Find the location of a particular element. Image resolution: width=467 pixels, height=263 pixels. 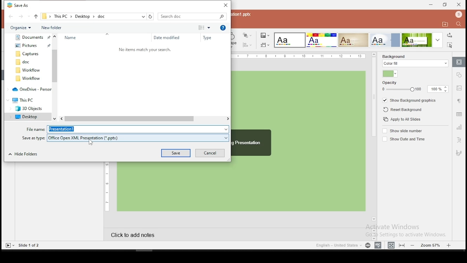

Hide Folders is located at coordinates (26, 155).